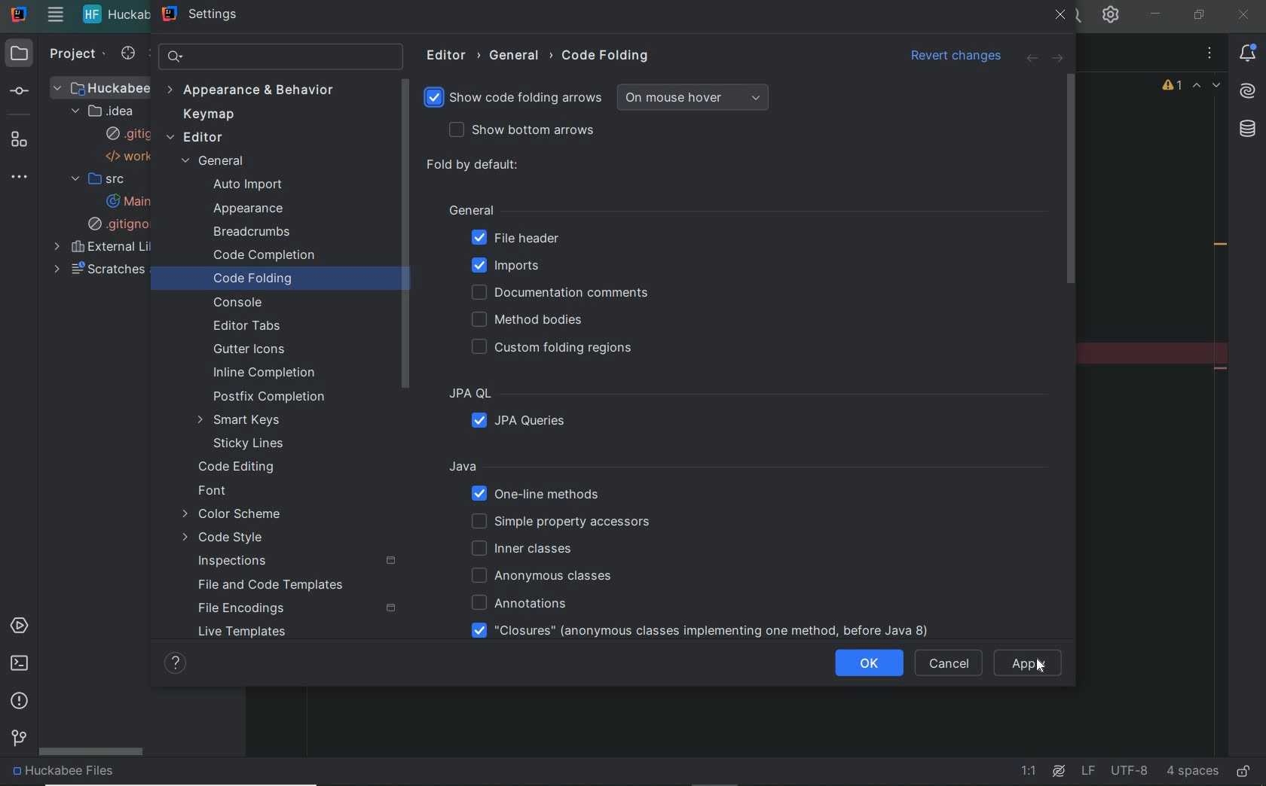  What do you see at coordinates (253, 277) in the screenshot?
I see `code folding` at bounding box center [253, 277].